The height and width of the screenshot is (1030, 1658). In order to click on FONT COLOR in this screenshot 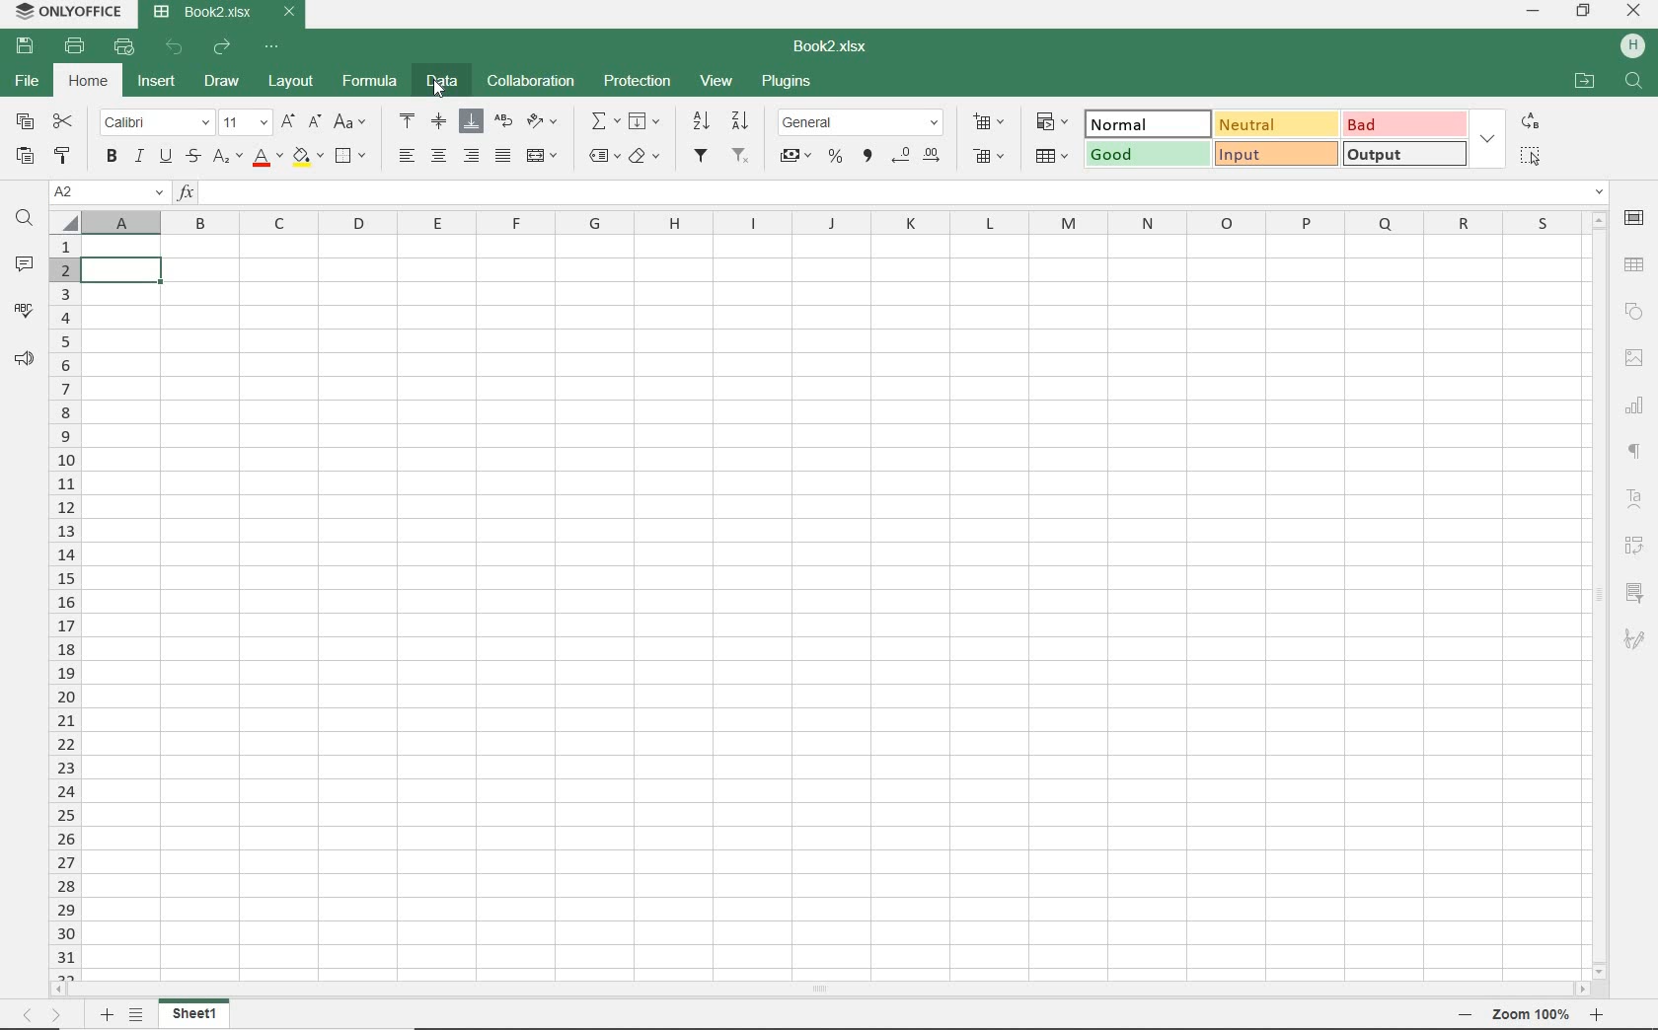, I will do `click(265, 158)`.